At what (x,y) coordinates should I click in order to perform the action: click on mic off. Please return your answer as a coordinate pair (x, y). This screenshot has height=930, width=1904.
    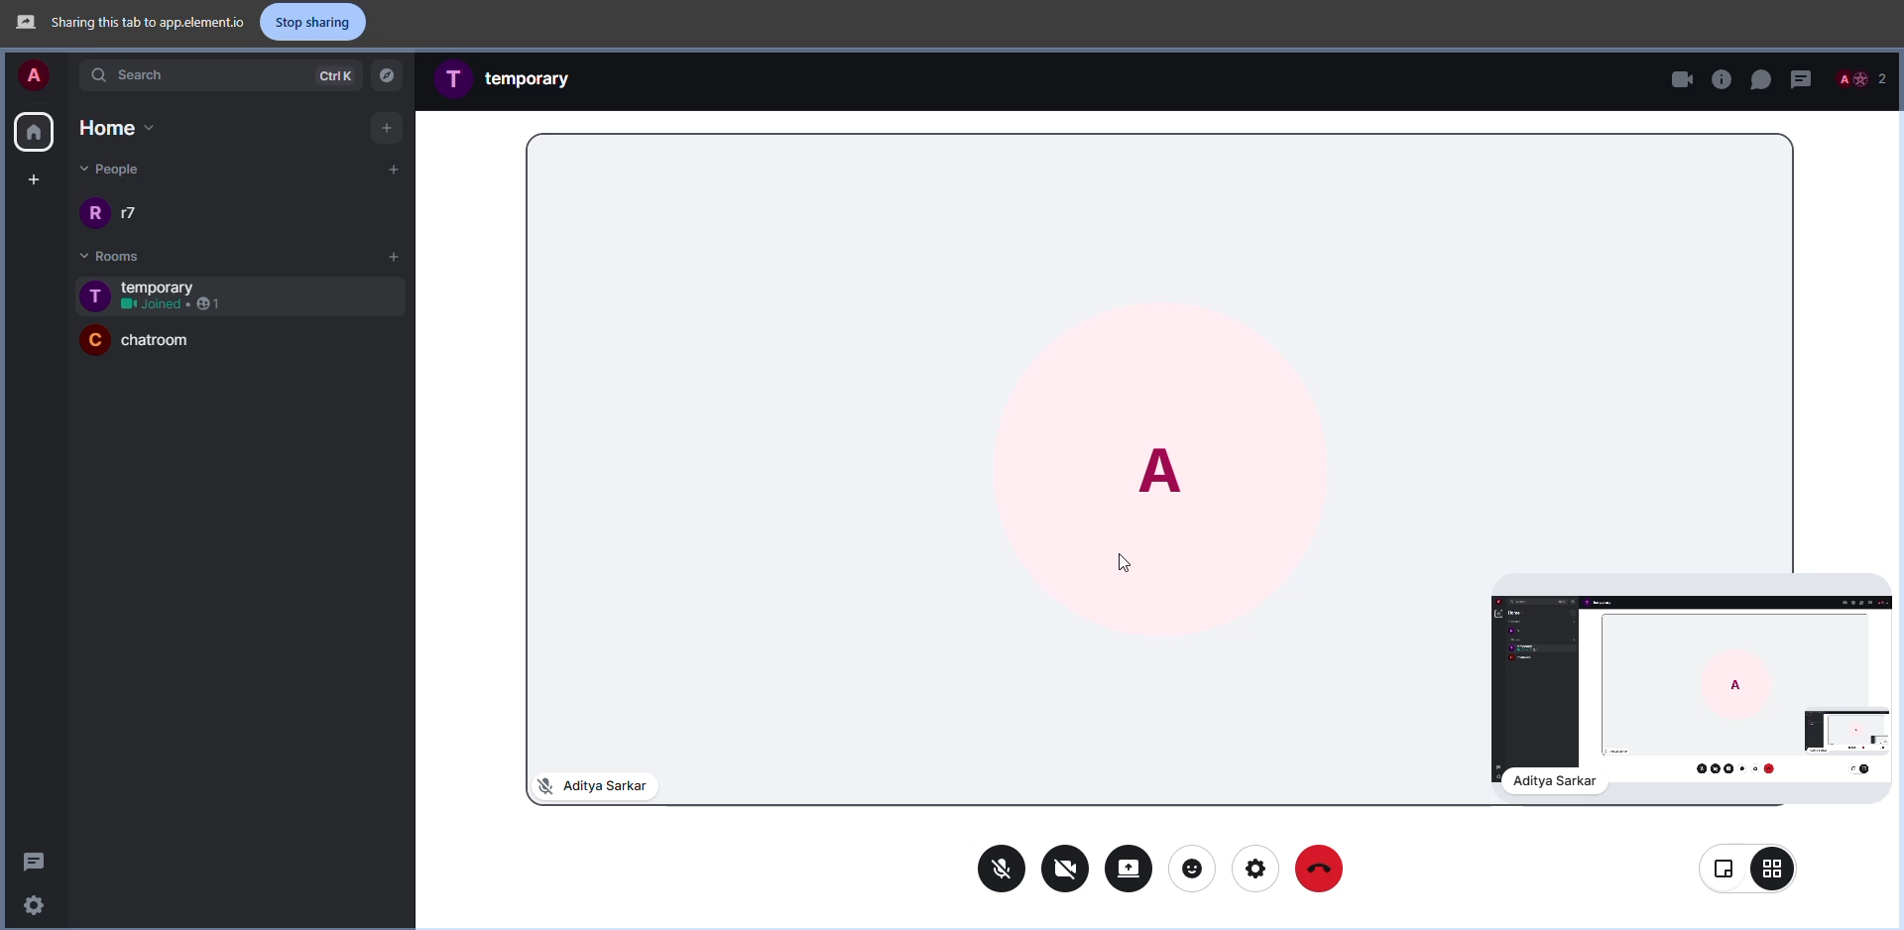
    Looking at the image, I should click on (1003, 870).